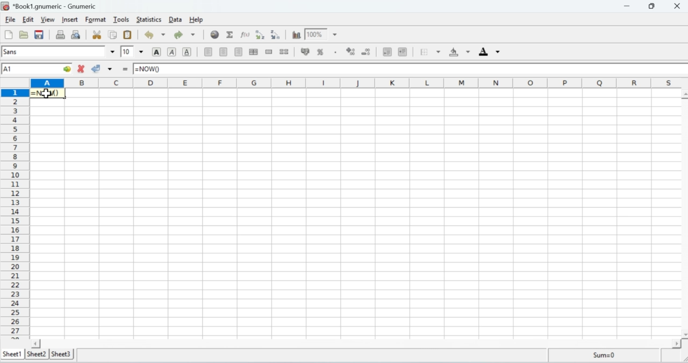 This screenshot has height=363, width=688. Describe the element at coordinates (40, 34) in the screenshot. I see `Save the current workbook` at that location.